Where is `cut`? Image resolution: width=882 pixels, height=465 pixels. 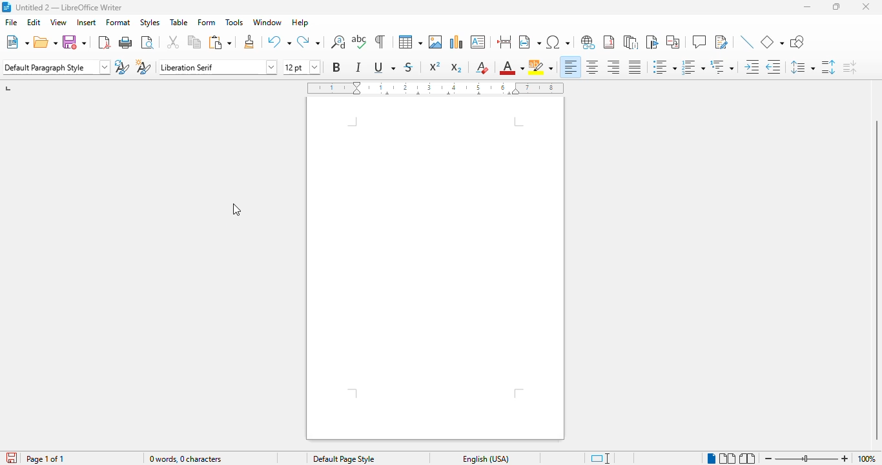
cut is located at coordinates (172, 42).